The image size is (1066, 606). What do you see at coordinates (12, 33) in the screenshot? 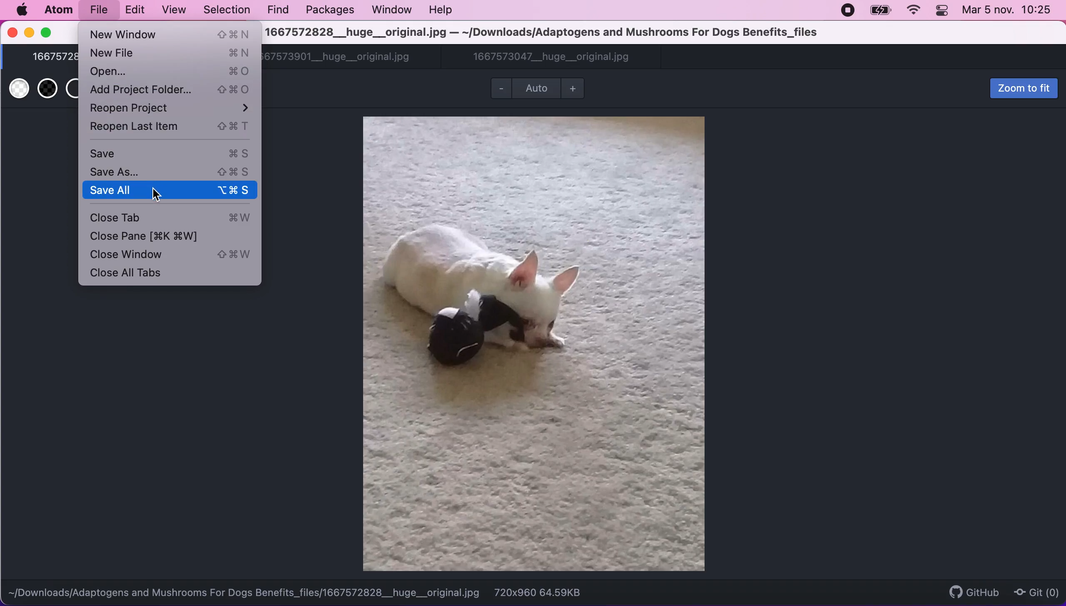
I see `close` at bounding box center [12, 33].